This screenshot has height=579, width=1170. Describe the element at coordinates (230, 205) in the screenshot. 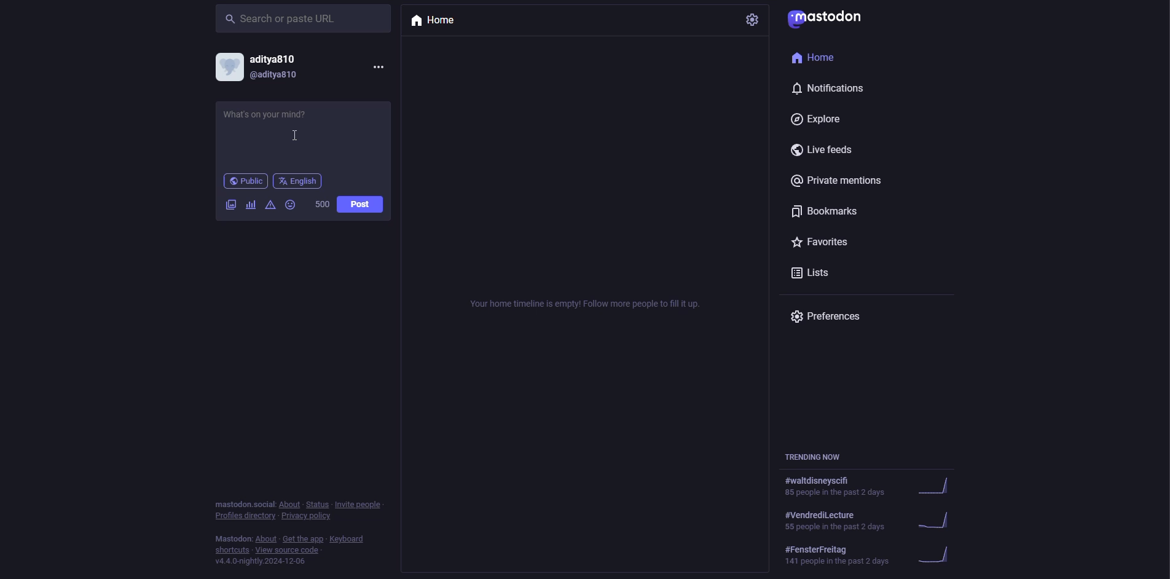

I see `image` at that location.